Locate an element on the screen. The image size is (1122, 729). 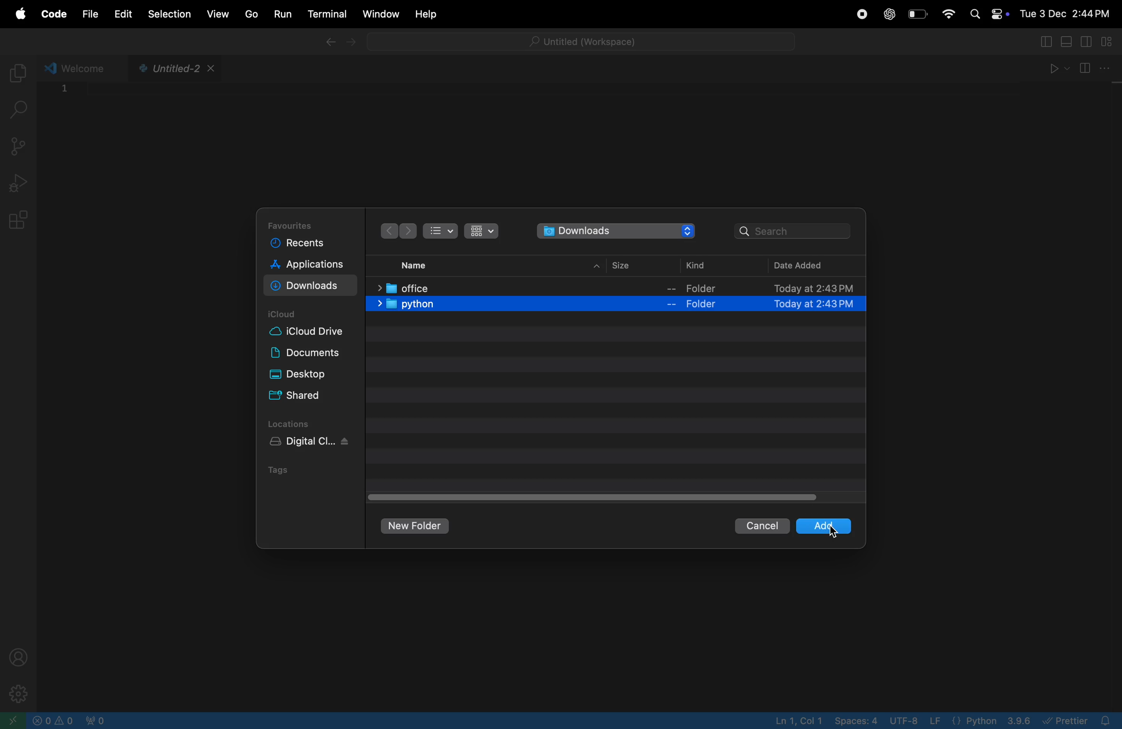
toggle panel is located at coordinates (1068, 41).